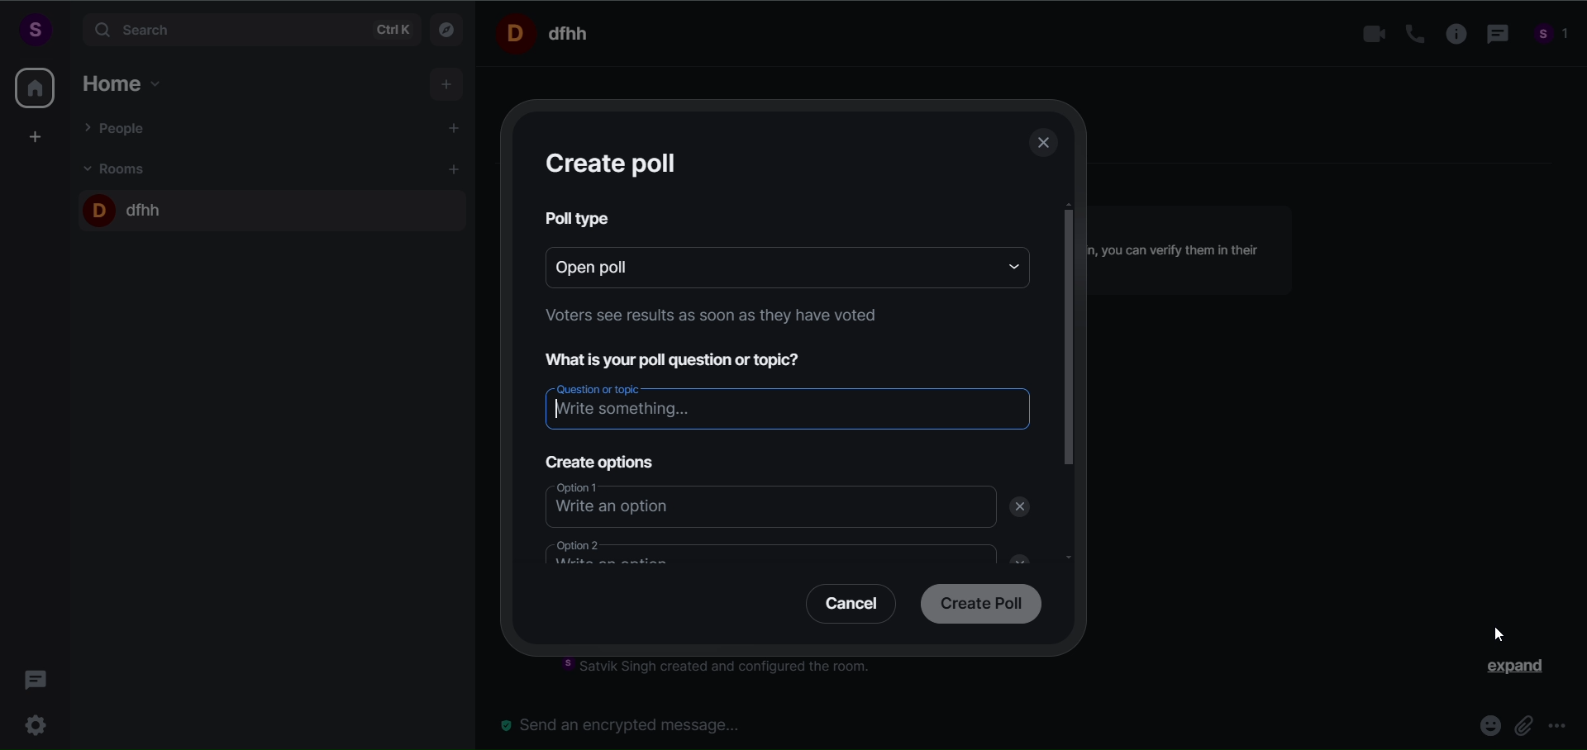  What do you see at coordinates (684, 358) in the screenshot?
I see `question` at bounding box center [684, 358].